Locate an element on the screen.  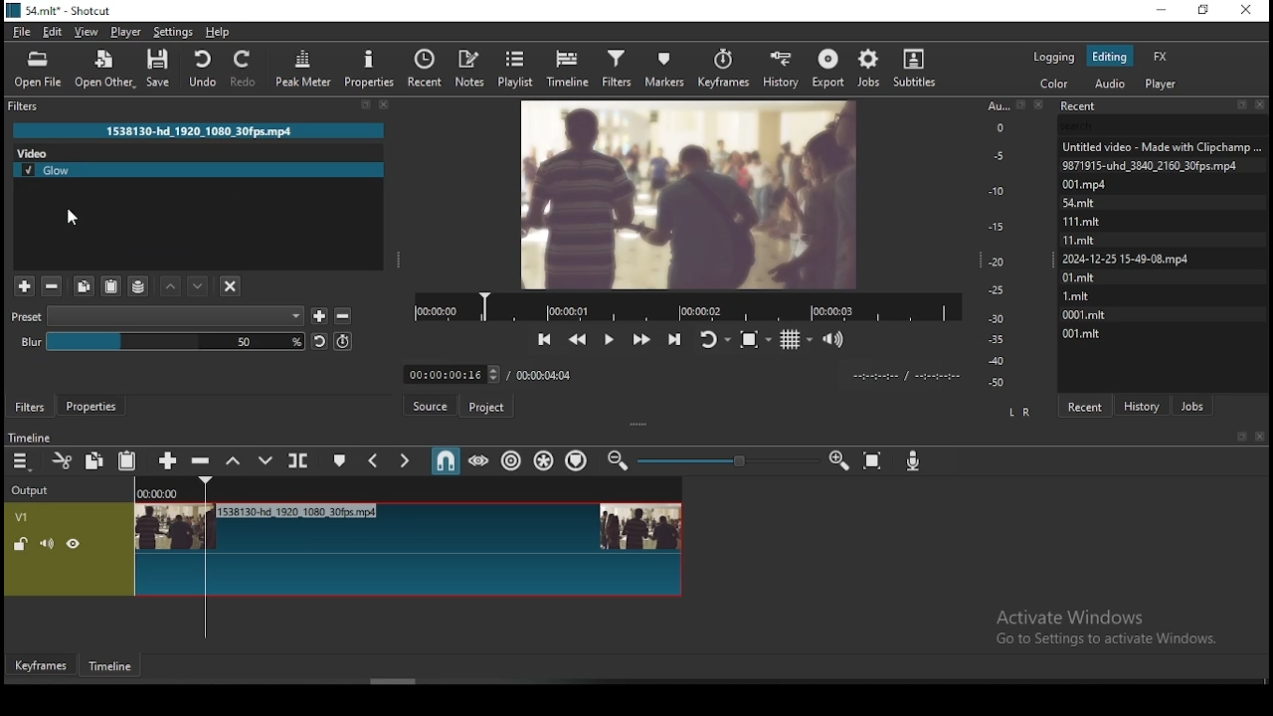
open file is located at coordinates (41, 69).